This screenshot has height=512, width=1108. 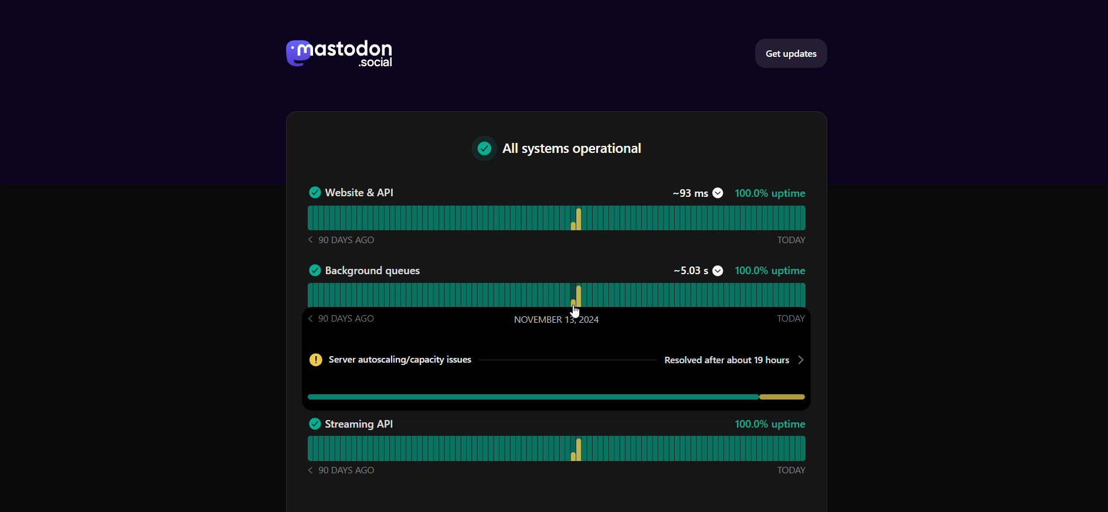 I want to click on Website & API, so click(x=352, y=190).